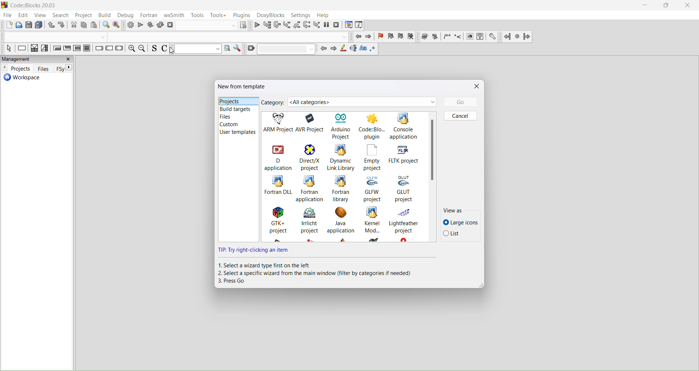 This screenshot has height=371, width=699. Describe the element at coordinates (95, 25) in the screenshot. I see `paste` at that location.